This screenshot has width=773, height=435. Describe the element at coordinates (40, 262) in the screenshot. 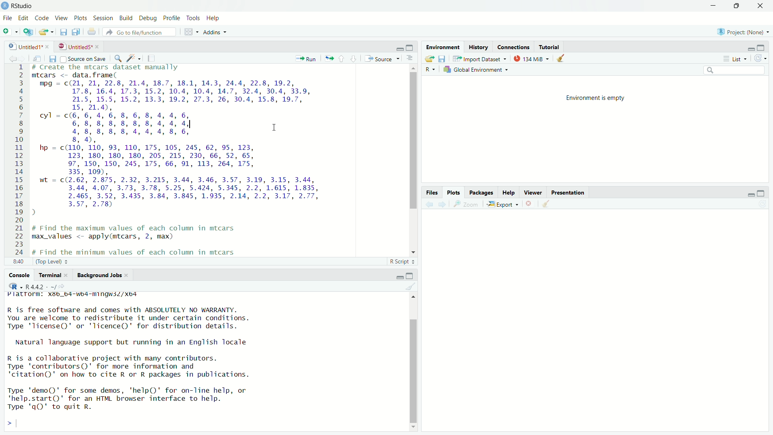

I see `30:1 (Top Level) +` at that location.